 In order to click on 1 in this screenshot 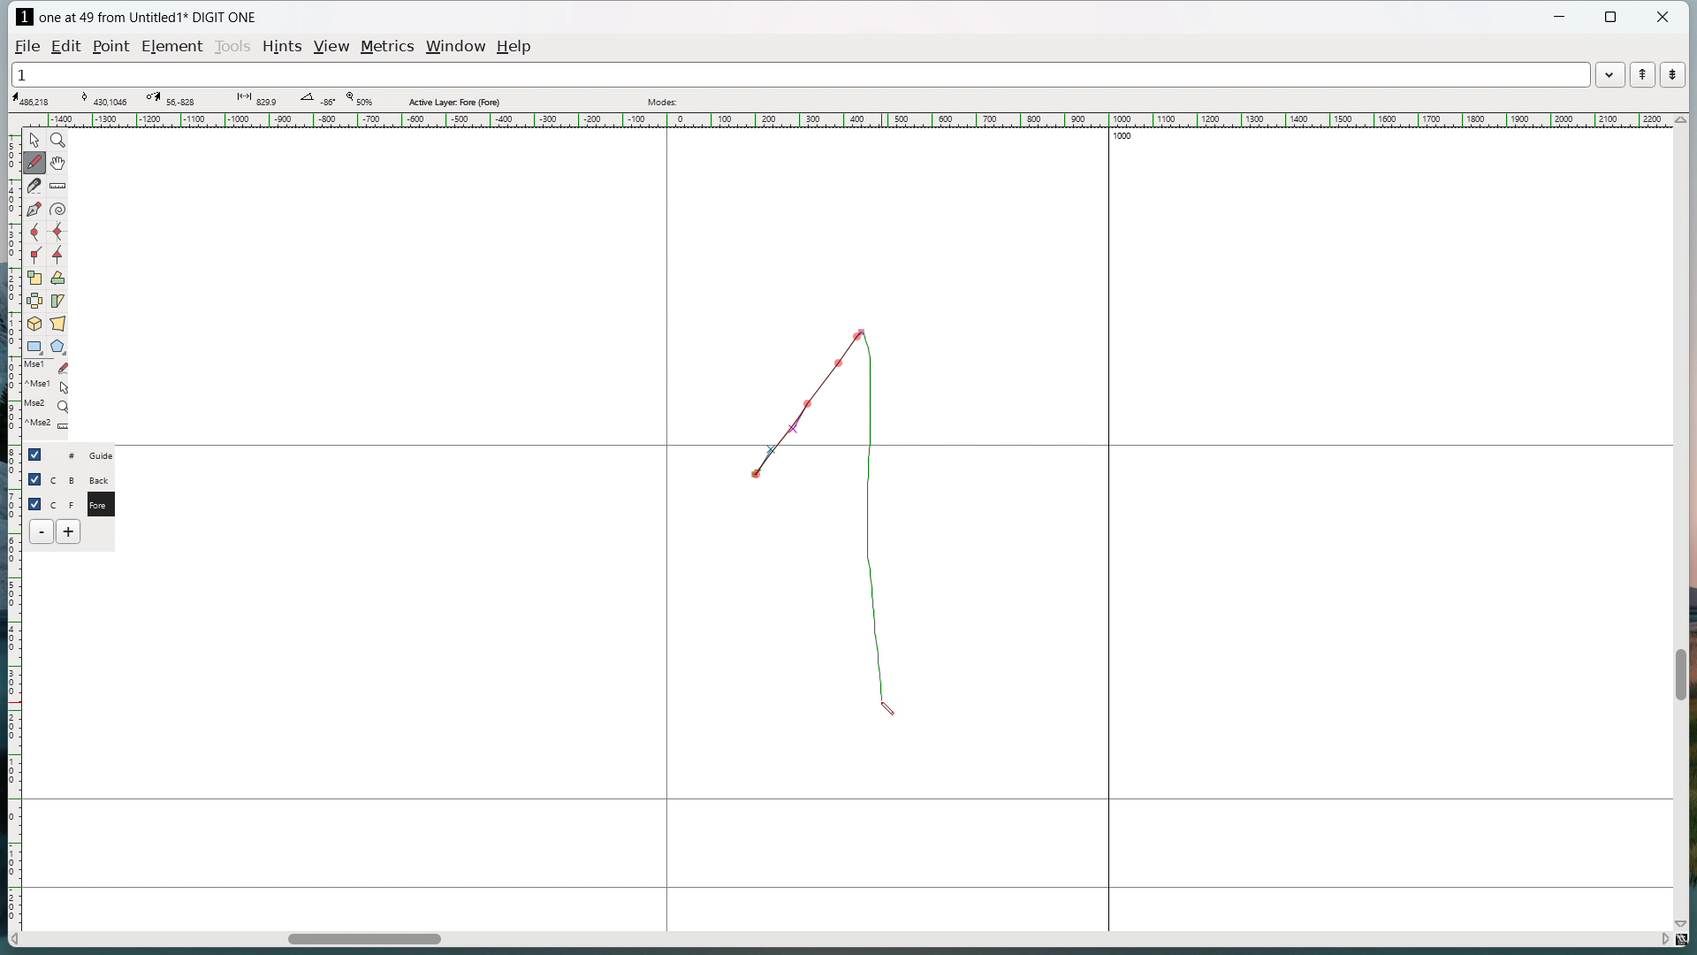, I will do `click(799, 73)`.